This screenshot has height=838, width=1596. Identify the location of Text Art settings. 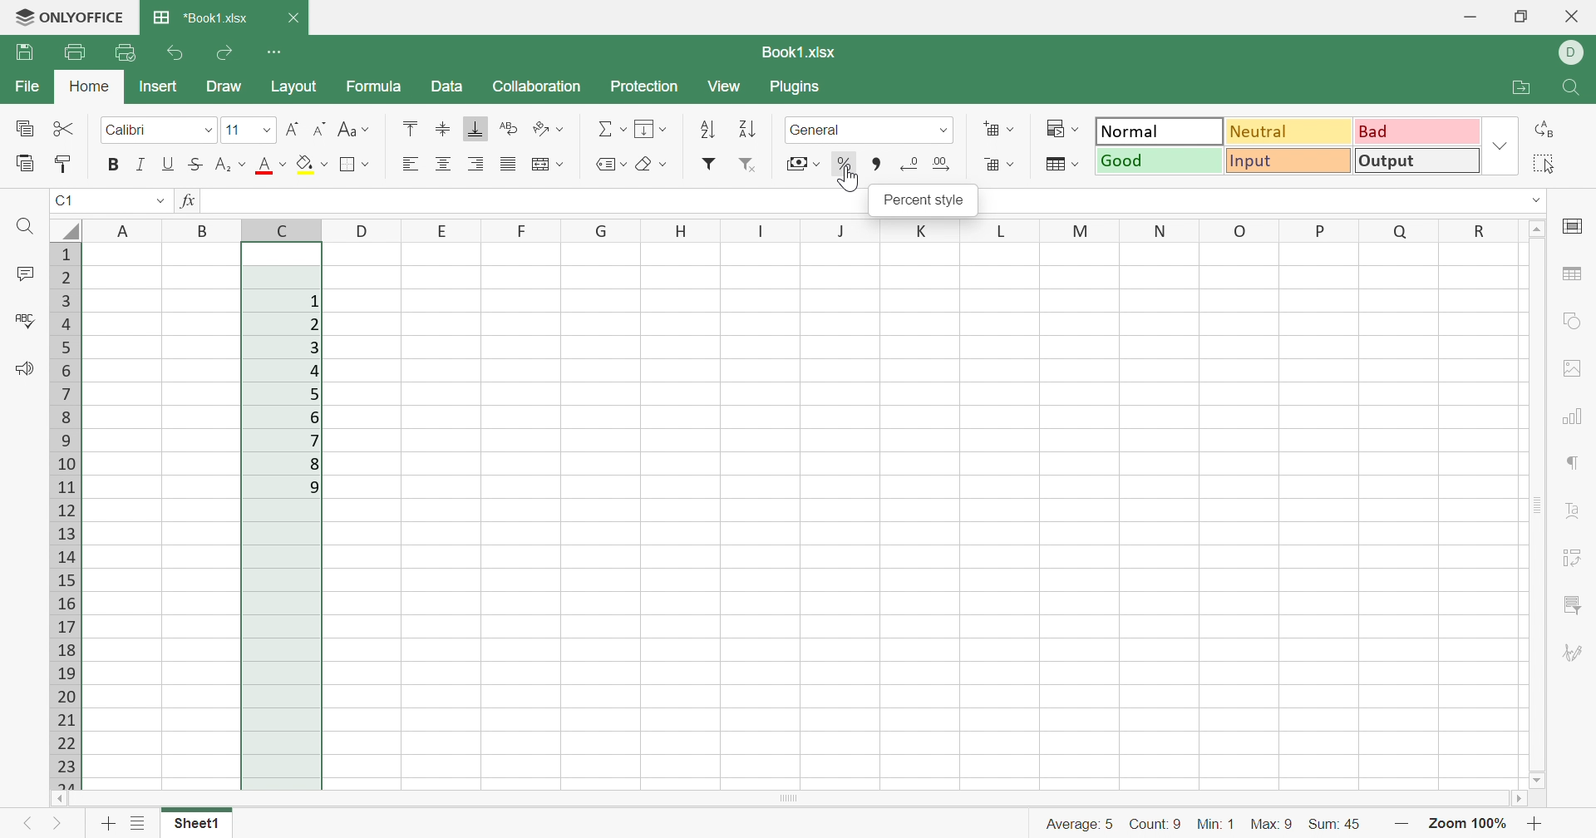
(1575, 513).